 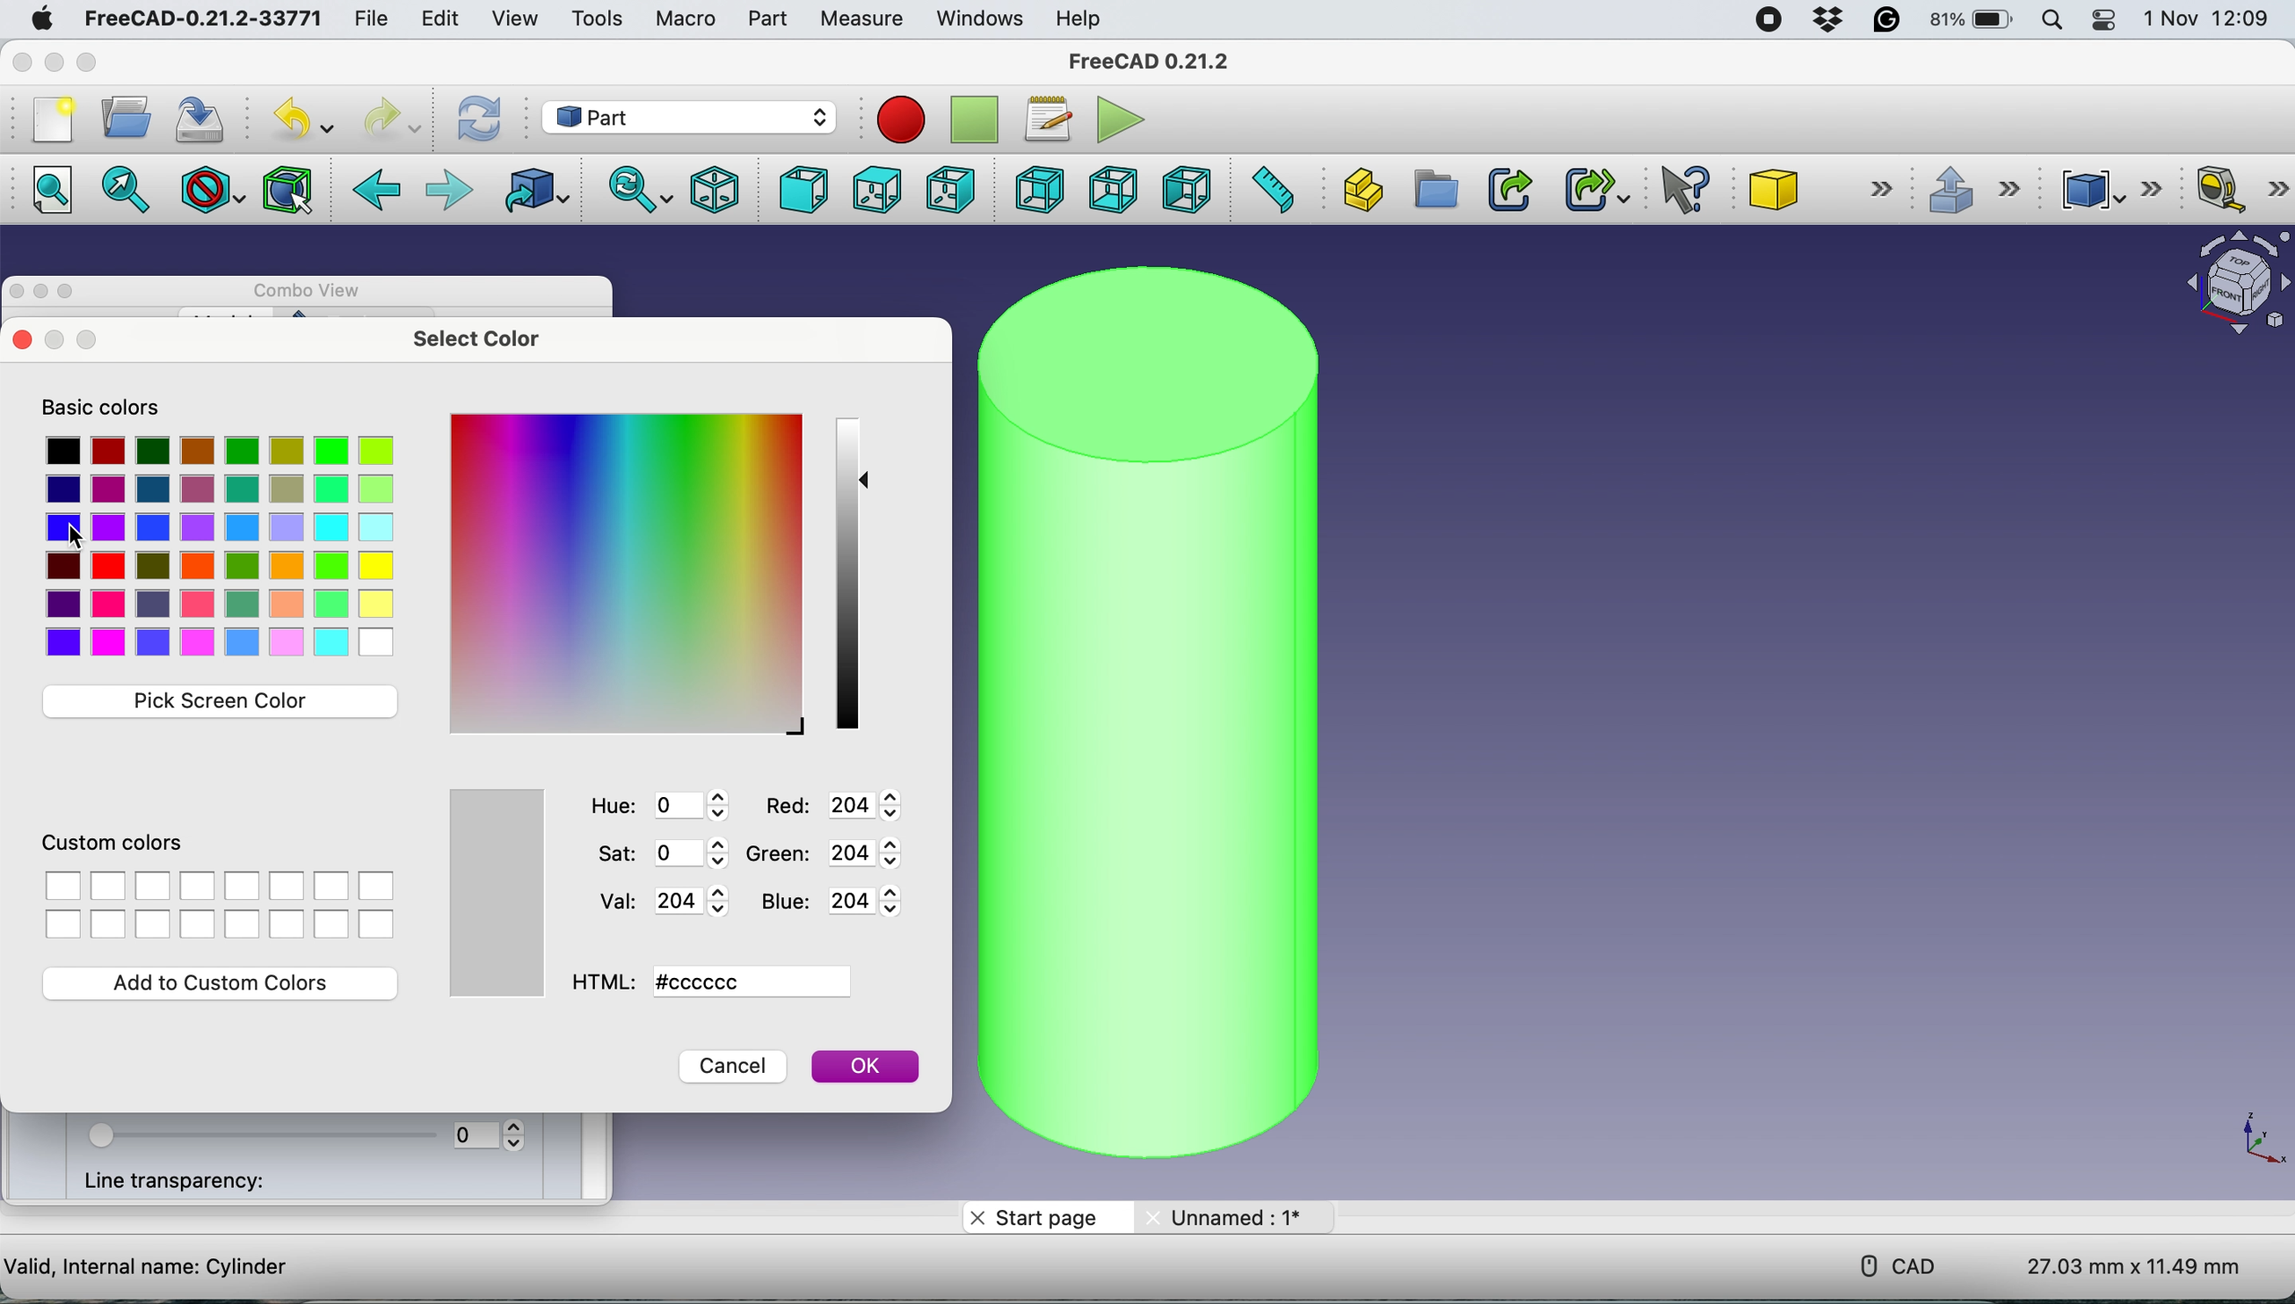 What do you see at coordinates (1591, 188) in the screenshot?
I see `make sub link` at bounding box center [1591, 188].